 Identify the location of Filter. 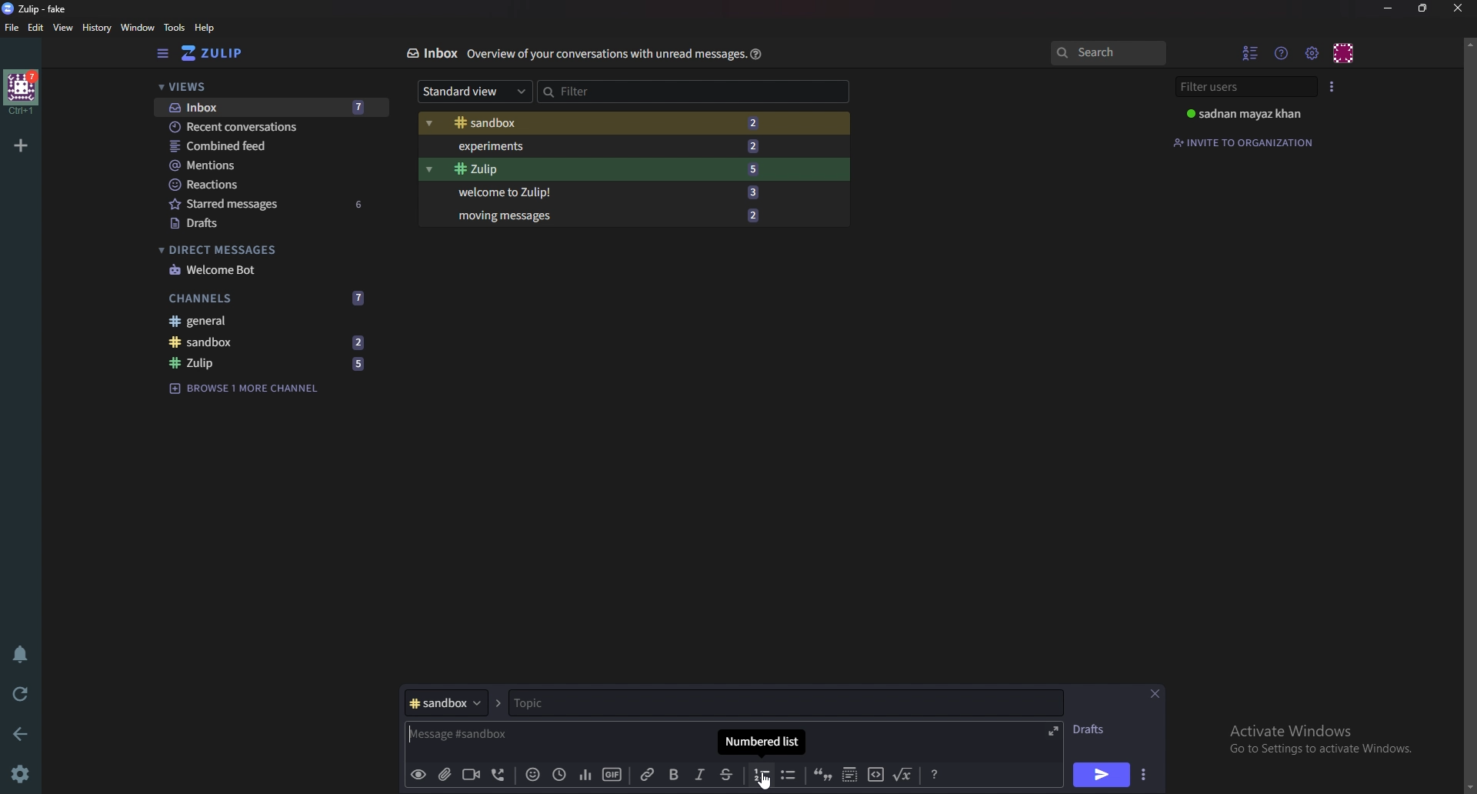
(607, 89).